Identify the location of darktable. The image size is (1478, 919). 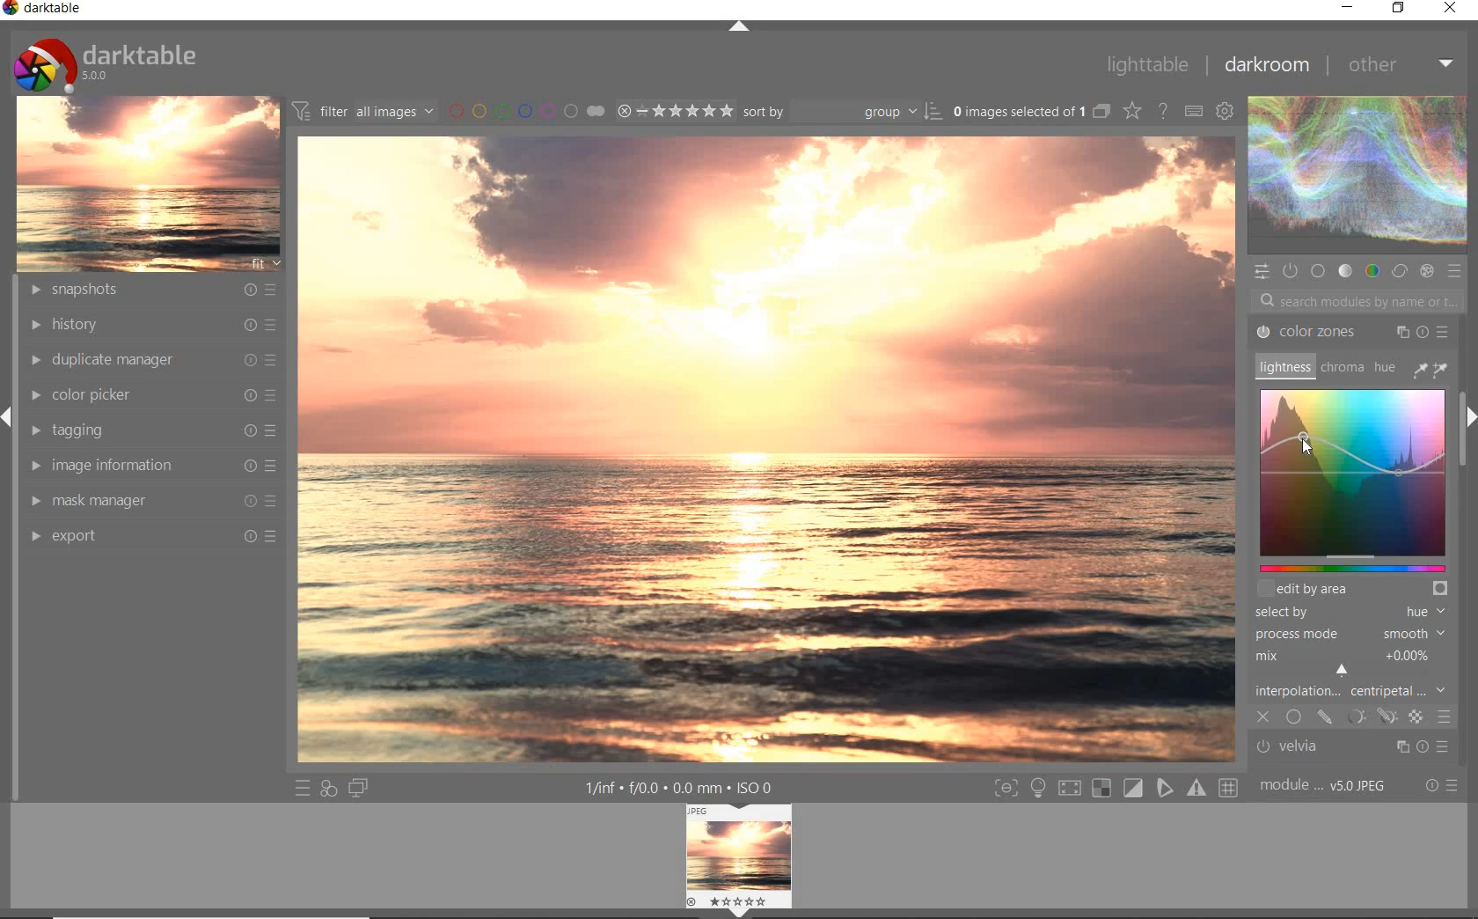
(45, 10).